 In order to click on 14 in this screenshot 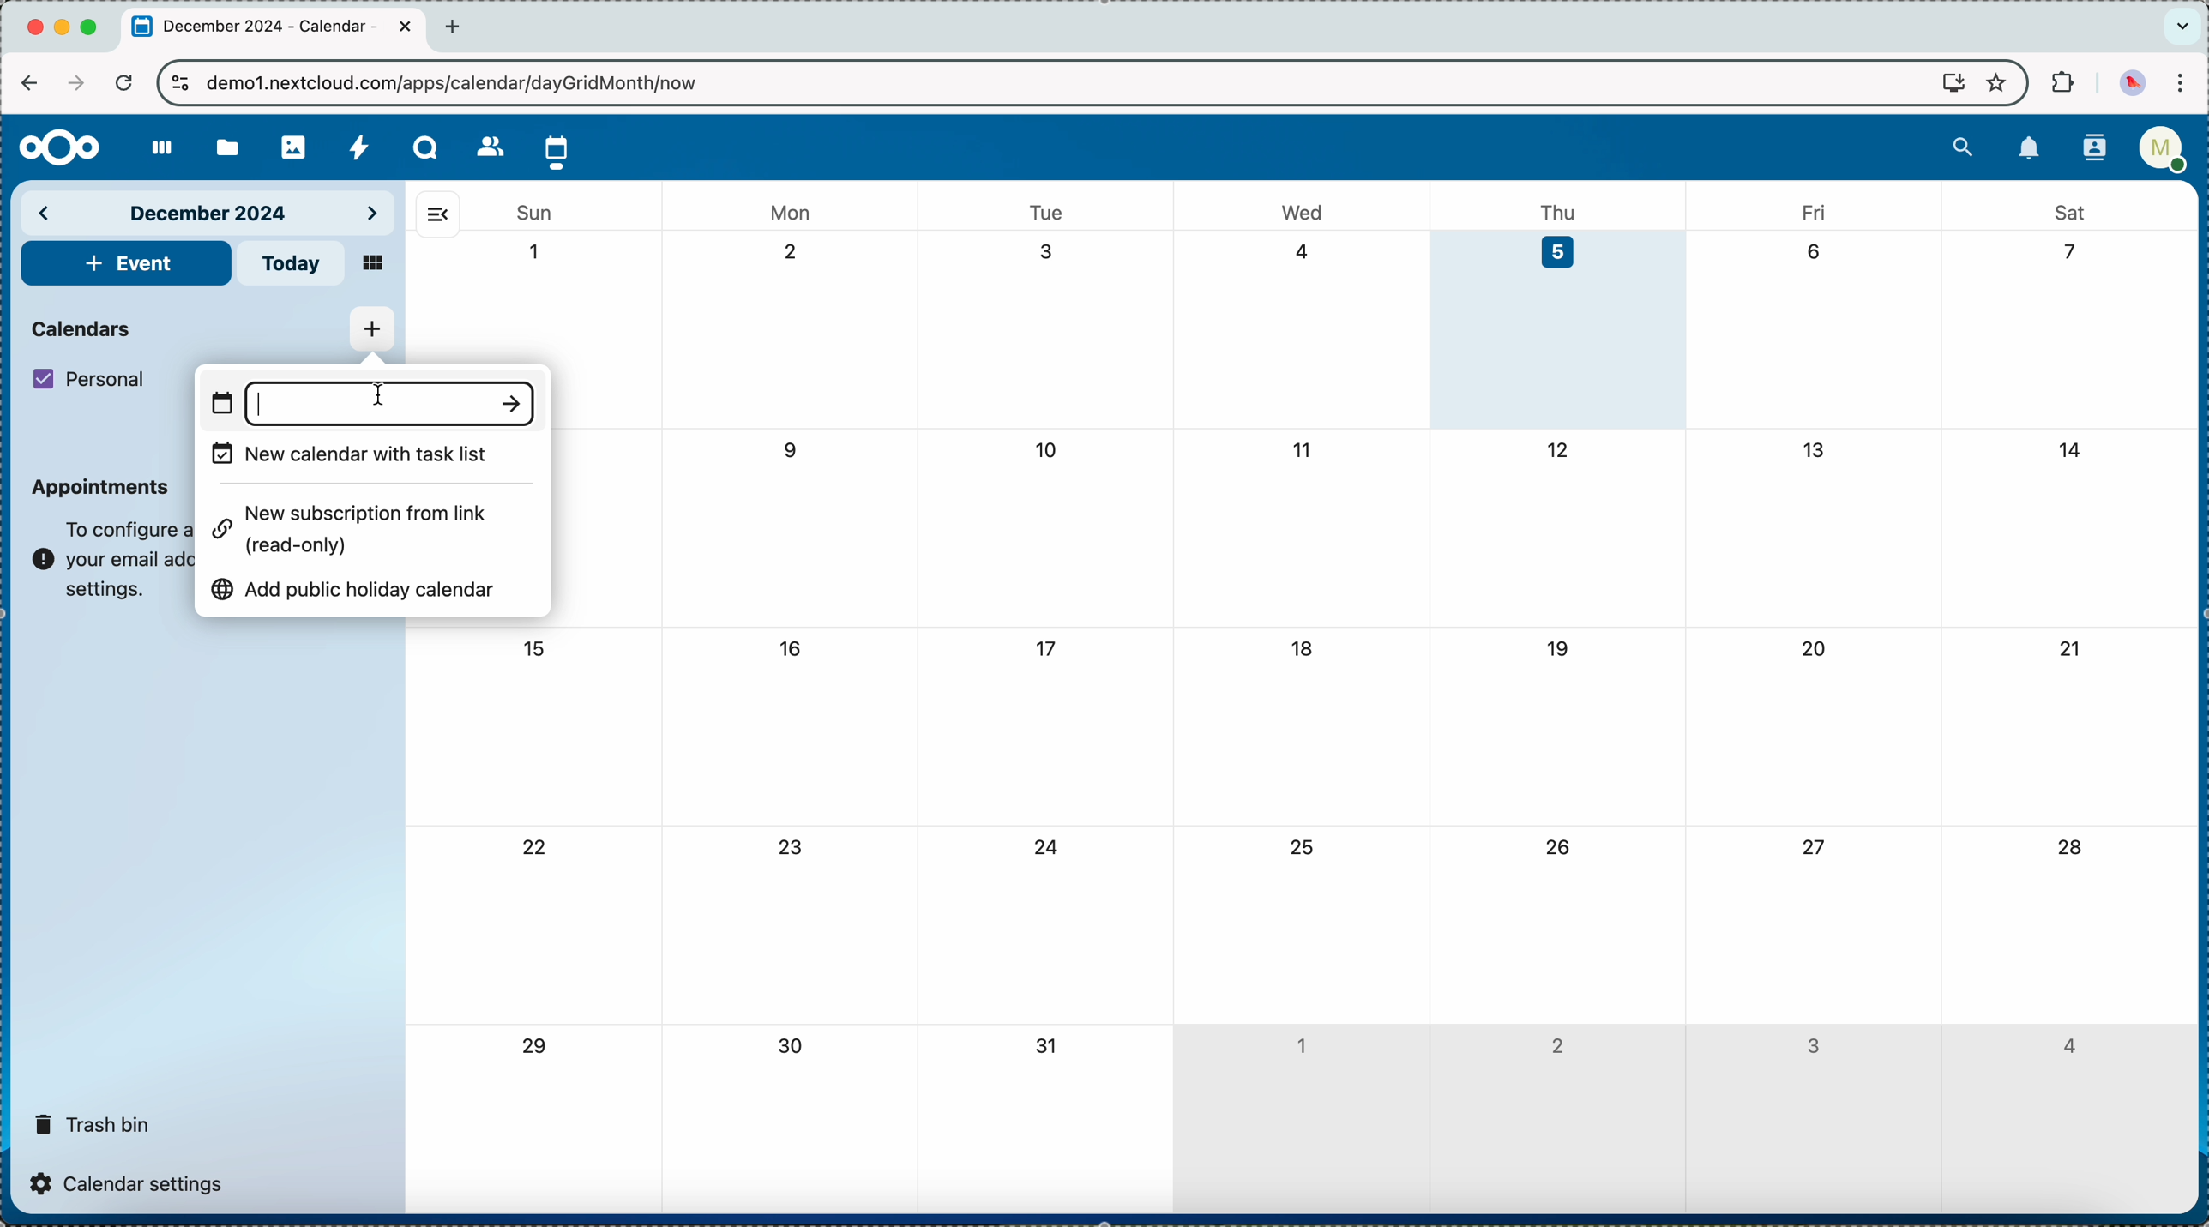, I will do `click(2076, 447)`.